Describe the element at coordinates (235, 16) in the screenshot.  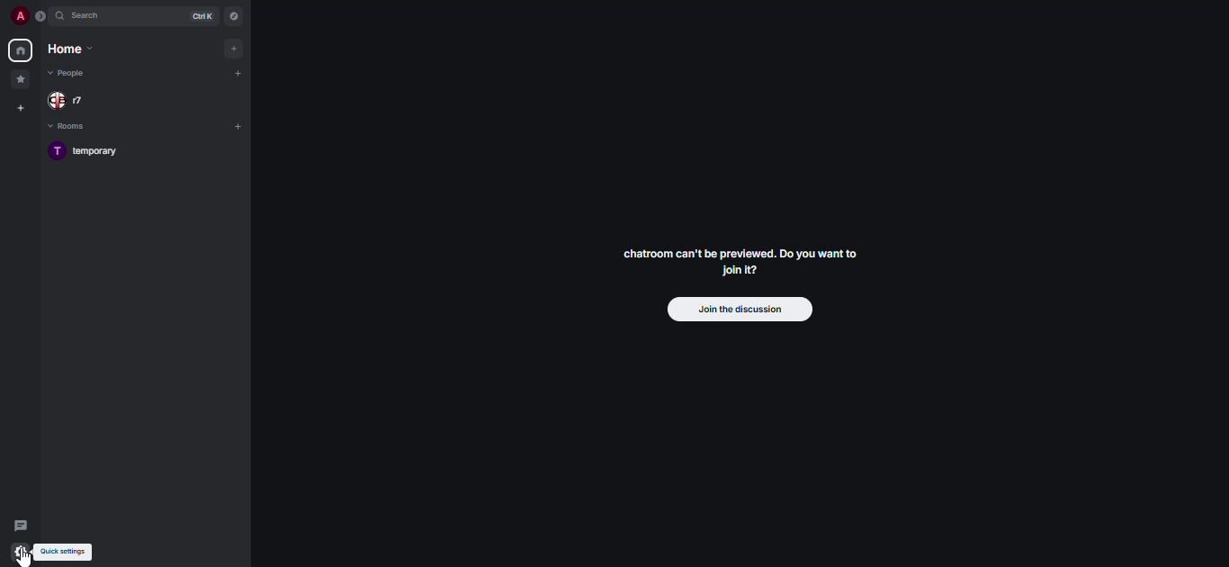
I see `navigator` at that location.